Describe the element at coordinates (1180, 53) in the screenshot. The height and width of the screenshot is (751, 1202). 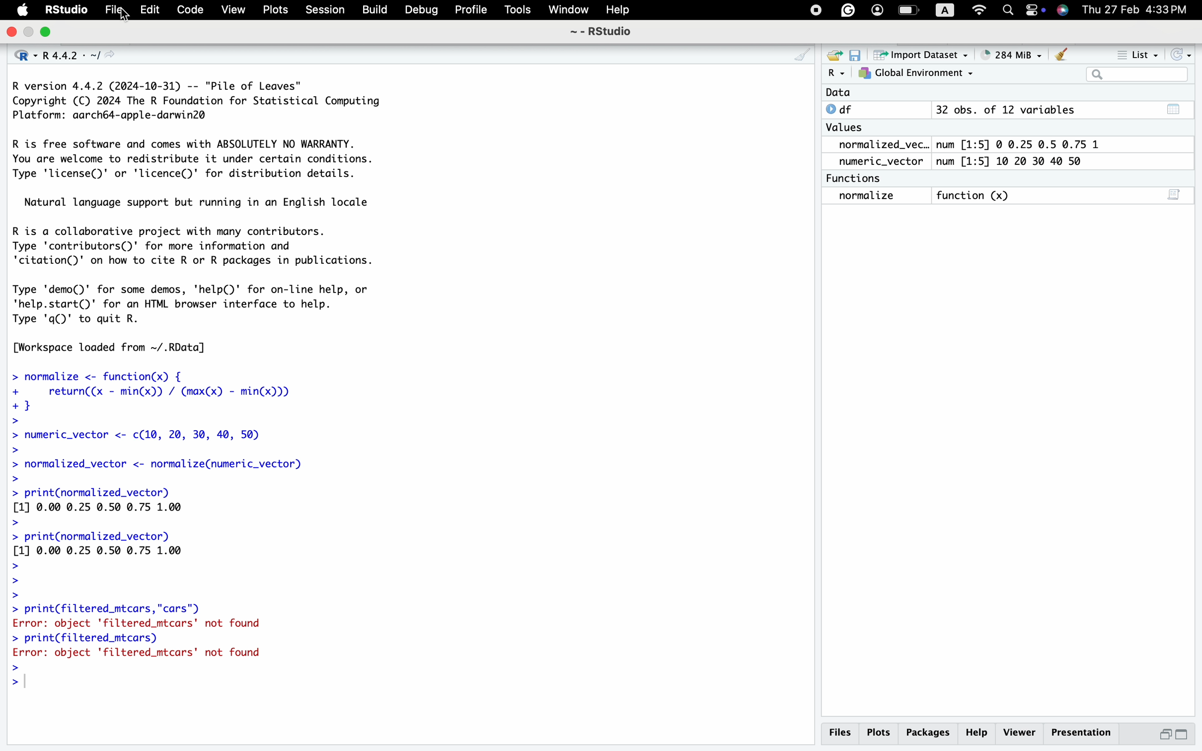
I see `REFRESH` at that location.